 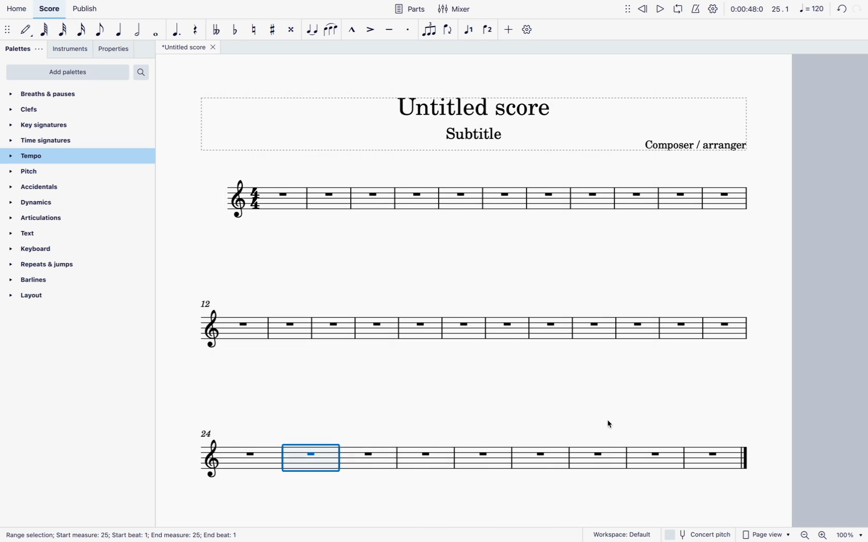 I want to click on 100%, so click(x=850, y=535).